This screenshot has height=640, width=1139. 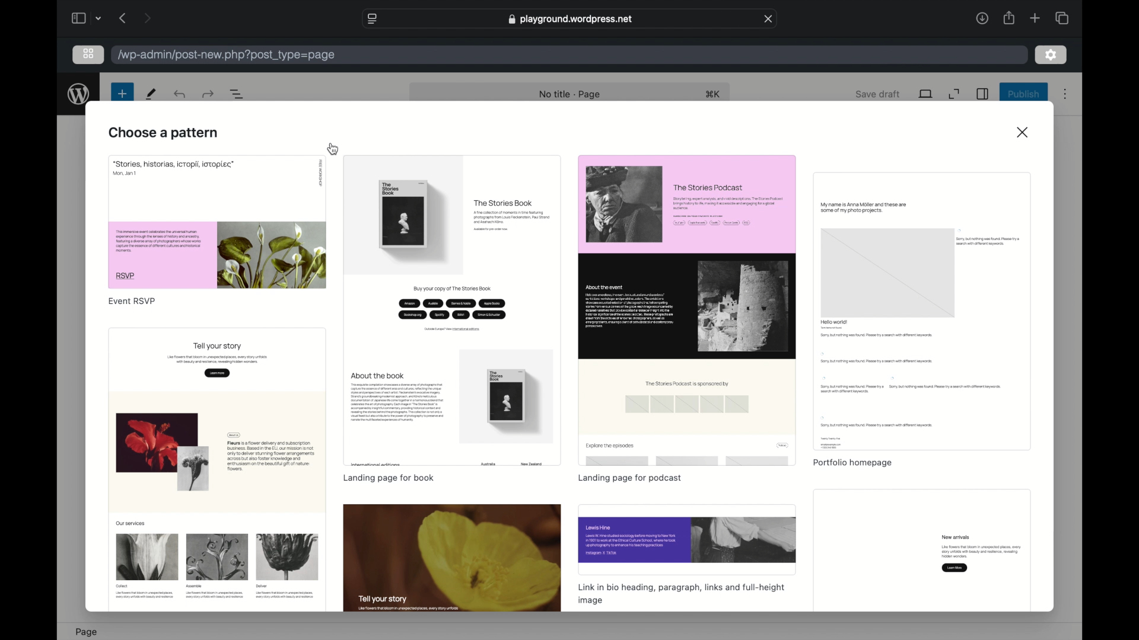 What do you see at coordinates (1062, 18) in the screenshot?
I see `show tab overview` at bounding box center [1062, 18].